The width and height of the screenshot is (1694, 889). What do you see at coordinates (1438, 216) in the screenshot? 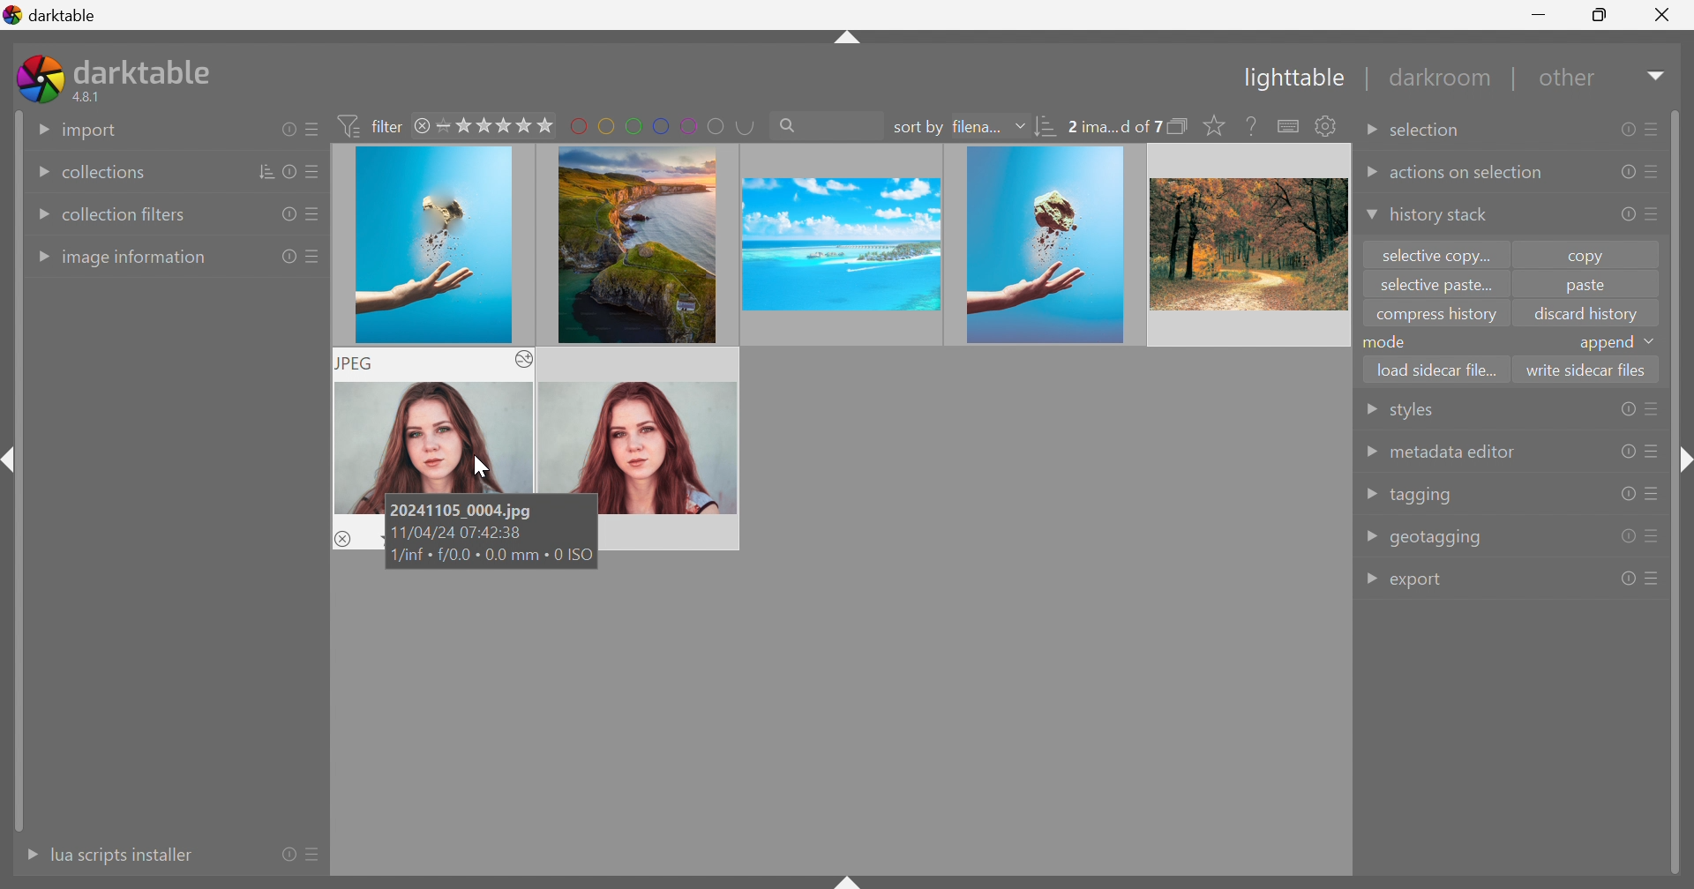
I see `history stack` at bounding box center [1438, 216].